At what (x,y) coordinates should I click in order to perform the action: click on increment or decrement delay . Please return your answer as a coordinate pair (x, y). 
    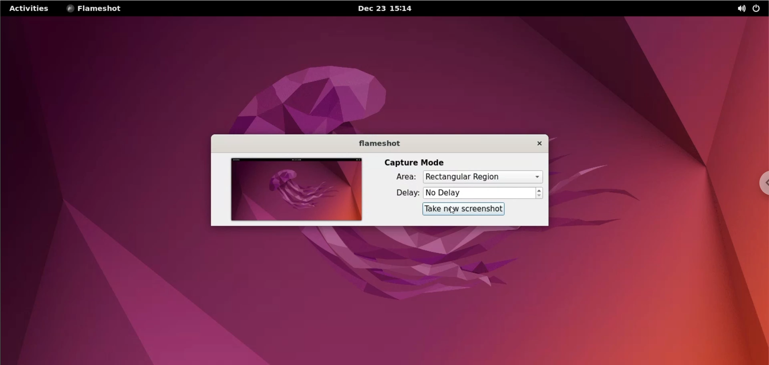
    Looking at the image, I should click on (539, 193).